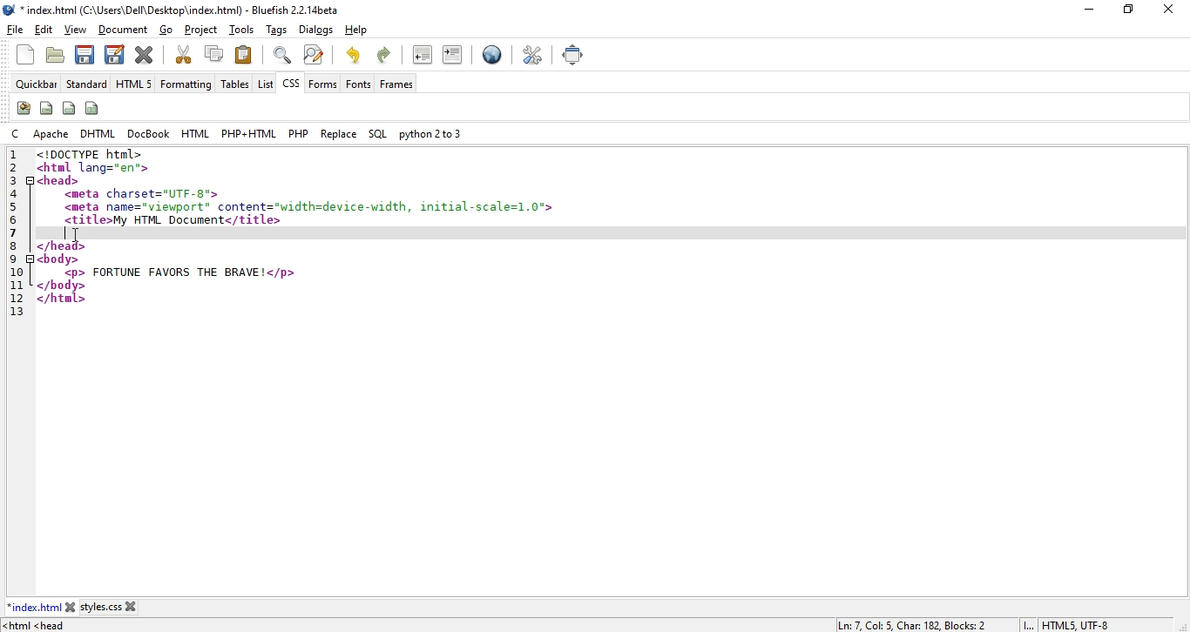  Describe the element at coordinates (282, 54) in the screenshot. I see `show find bar` at that location.